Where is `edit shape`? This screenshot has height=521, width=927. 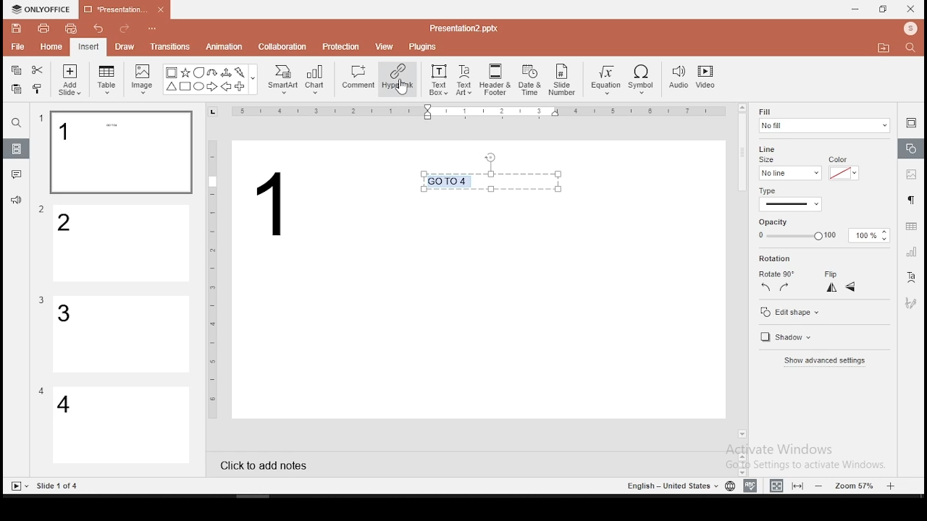
edit shape is located at coordinates (789, 312).